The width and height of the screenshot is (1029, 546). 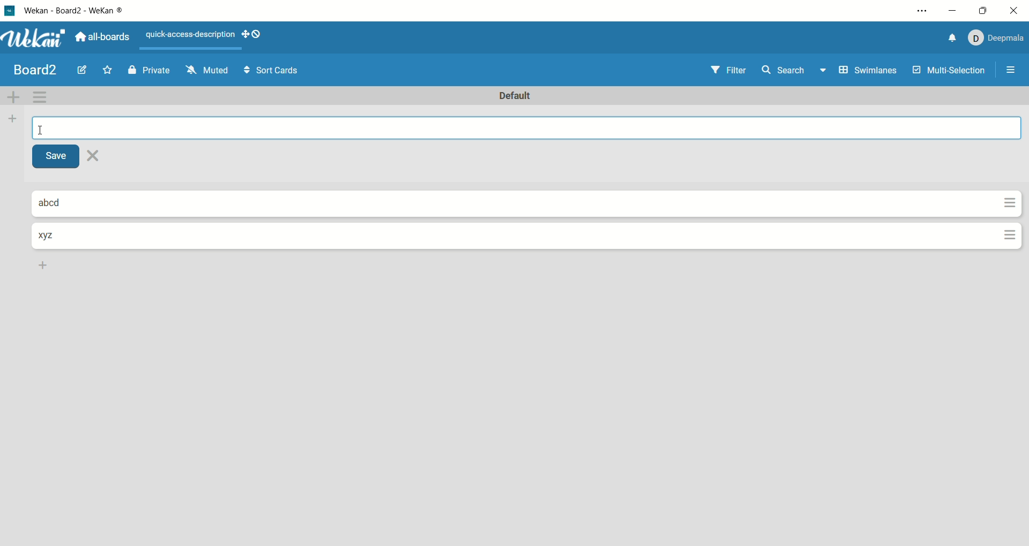 I want to click on search, so click(x=795, y=72).